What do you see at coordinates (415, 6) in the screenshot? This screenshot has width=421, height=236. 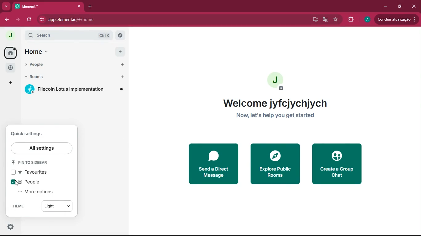 I see `close` at bounding box center [415, 6].